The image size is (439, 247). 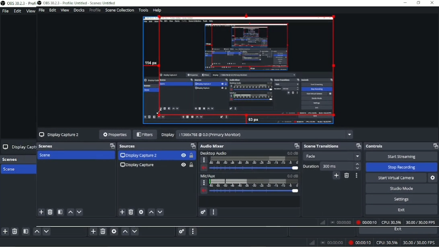 I want to click on Display Capt, so click(x=18, y=147).